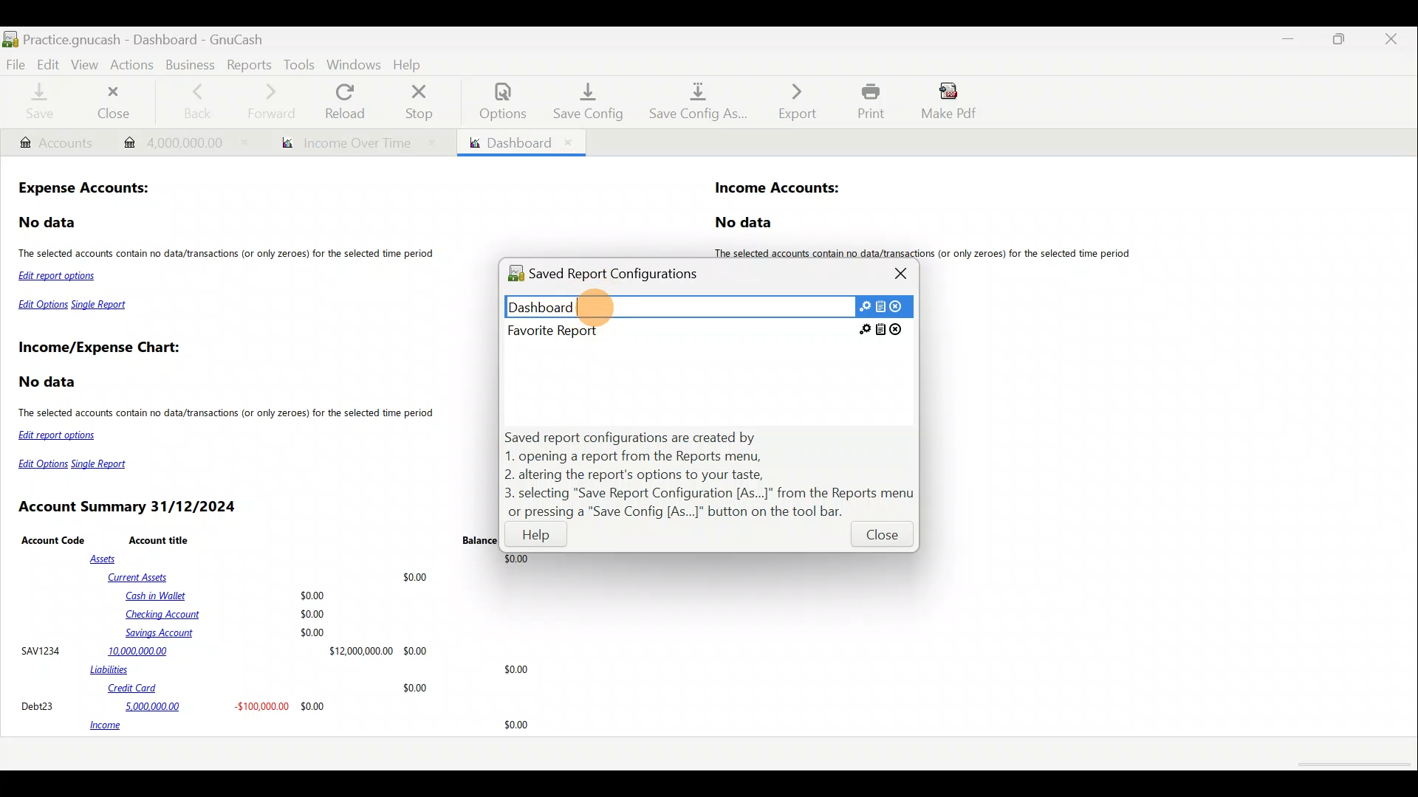  Describe the element at coordinates (39, 103) in the screenshot. I see `Save` at that location.